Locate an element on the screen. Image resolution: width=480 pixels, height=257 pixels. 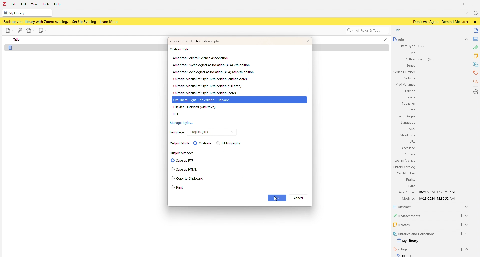
Output Mode: is located at coordinates (178, 143).